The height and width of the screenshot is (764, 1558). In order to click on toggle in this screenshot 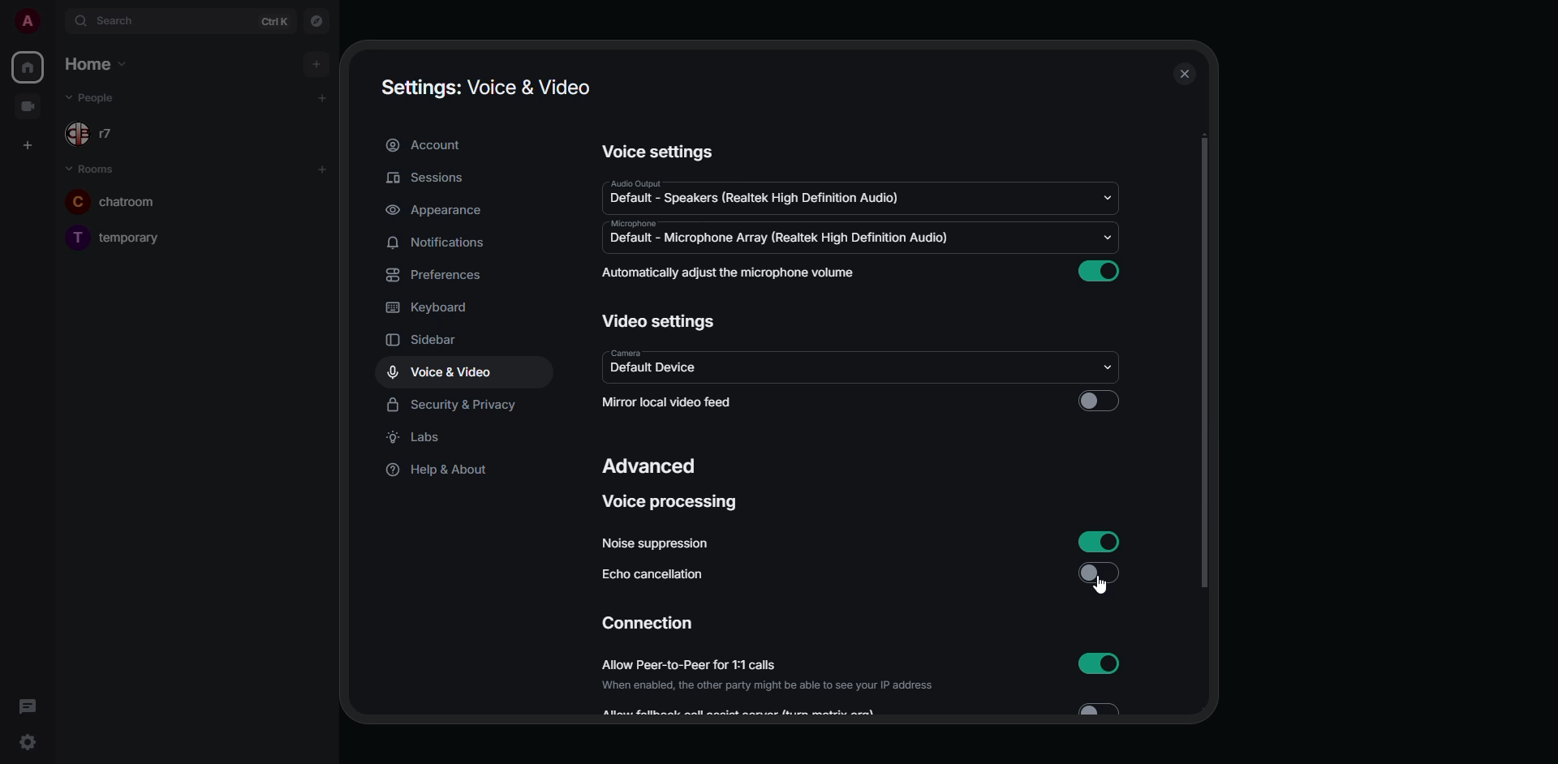, I will do `click(1107, 711)`.